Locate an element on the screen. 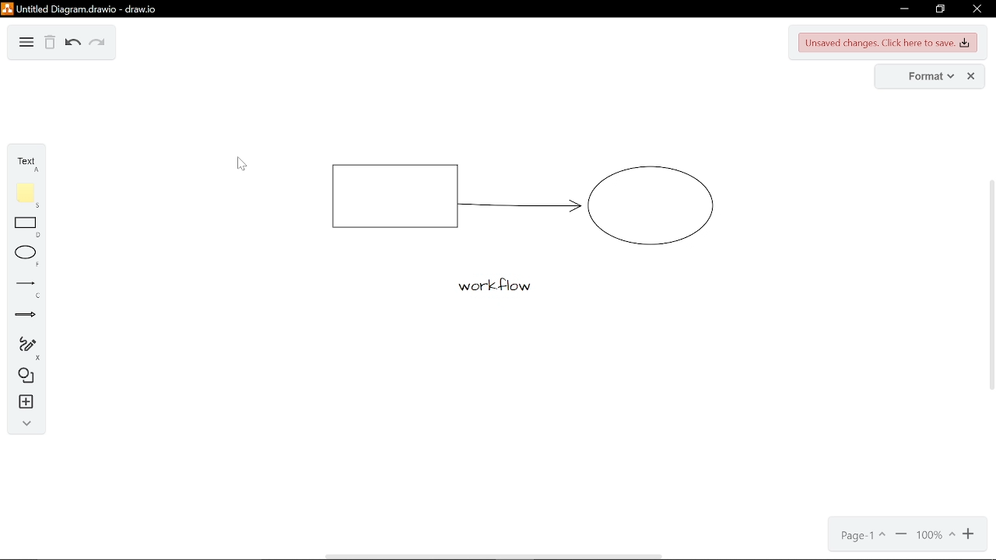 This screenshot has height=560, width=996. undo is located at coordinates (73, 44).